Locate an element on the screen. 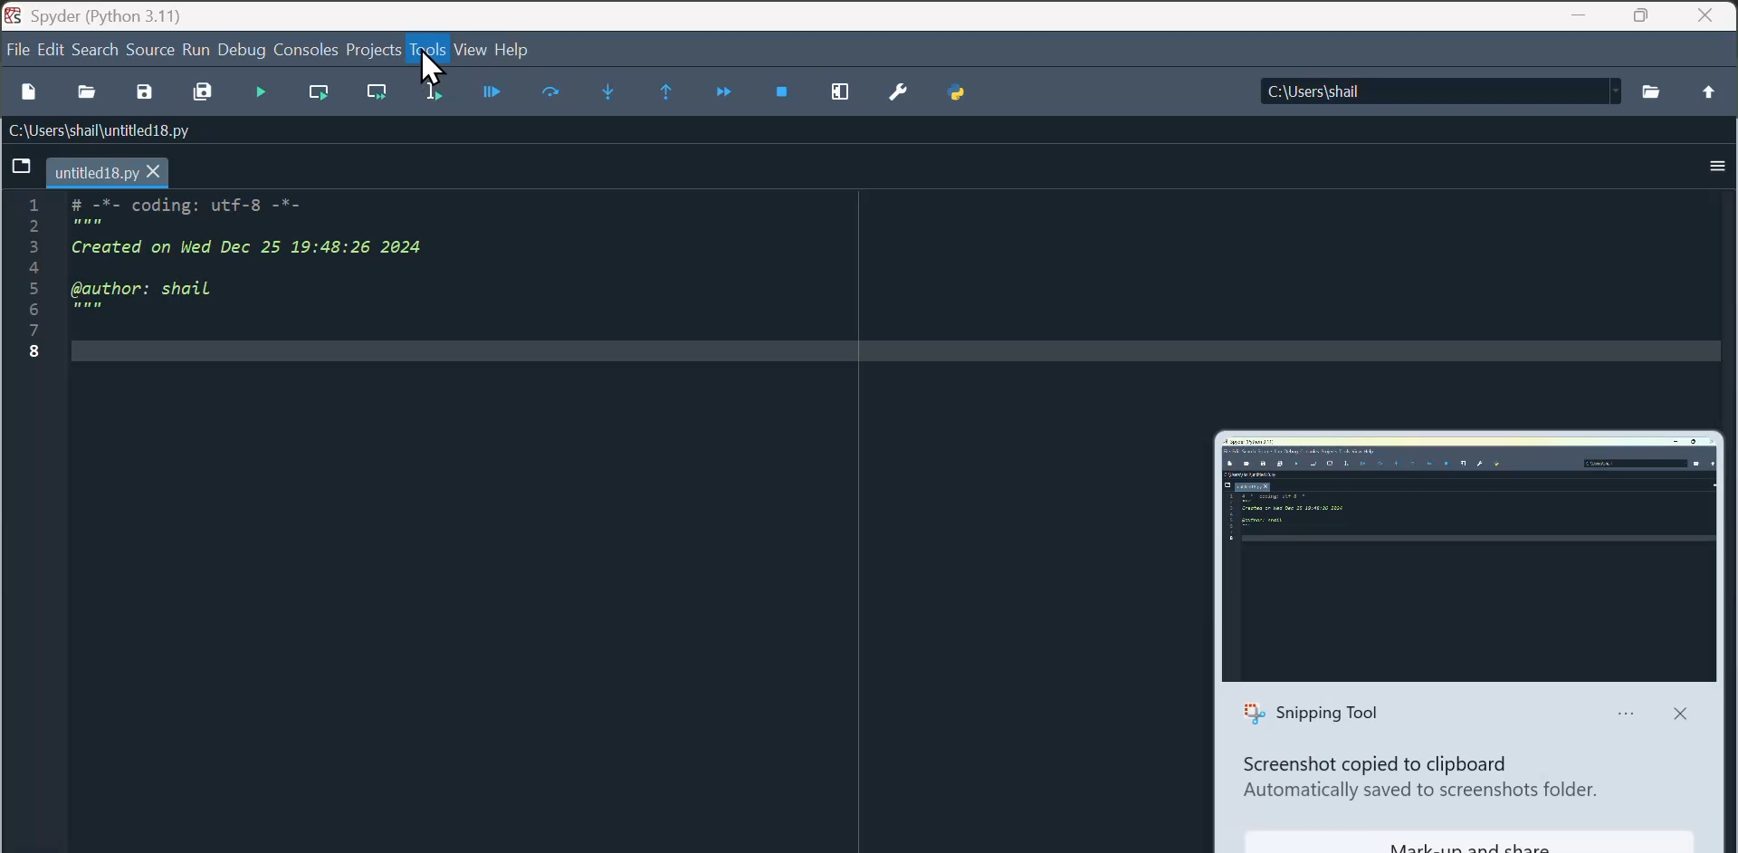  view is located at coordinates (467, 52).